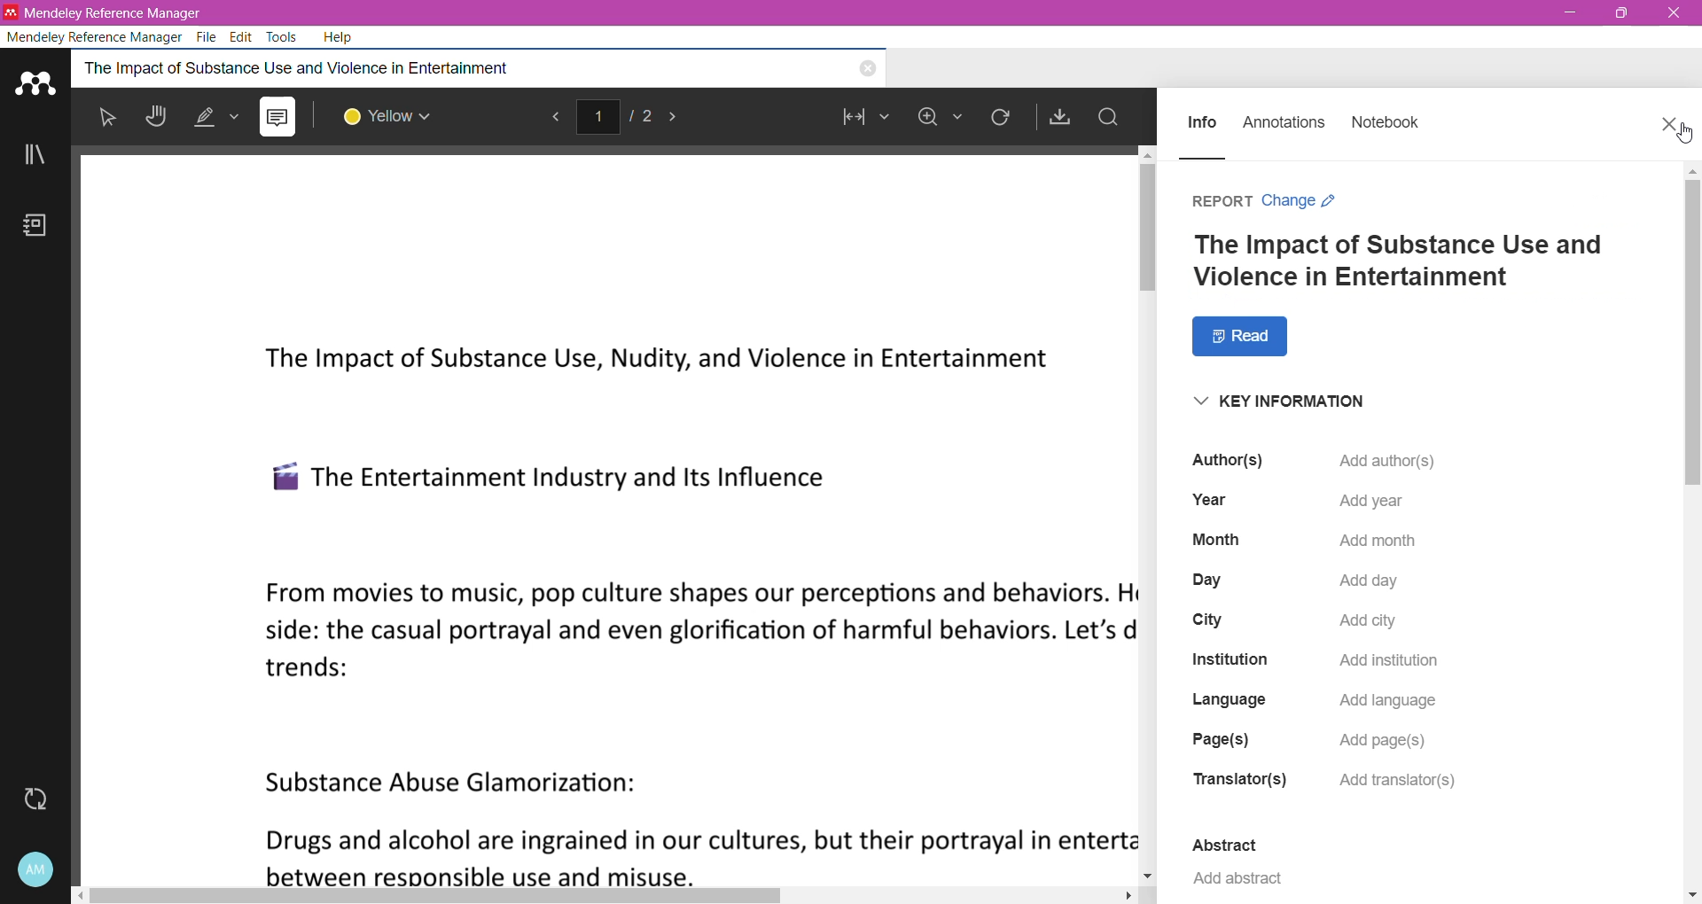  What do you see at coordinates (1211, 498) in the screenshot?
I see `Year` at bounding box center [1211, 498].